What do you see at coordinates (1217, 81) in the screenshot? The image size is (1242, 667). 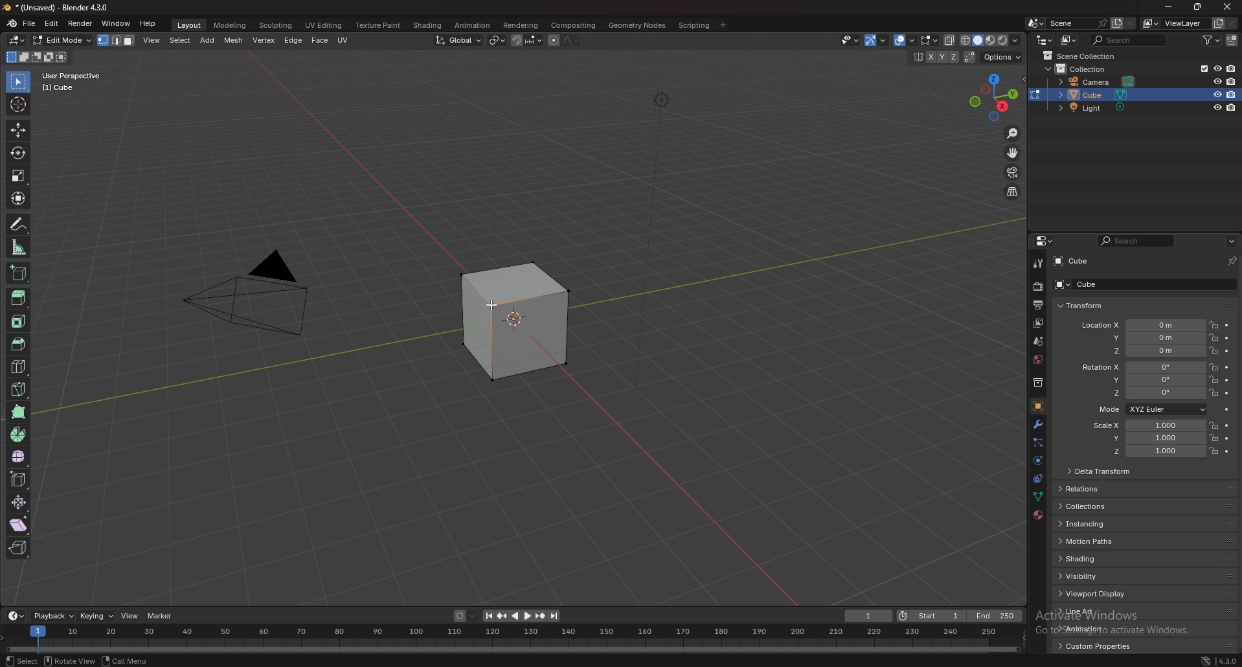 I see `hide in viewport` at bounding box center [1217, 81].